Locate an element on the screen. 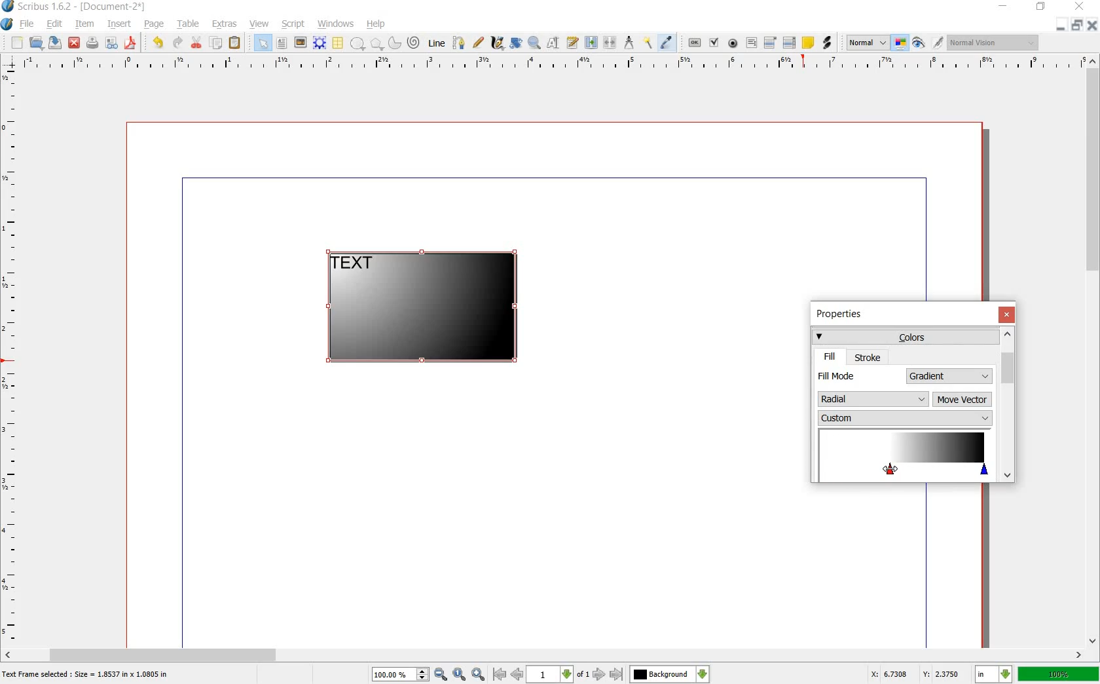  Background is located at coordinates (670, 674).